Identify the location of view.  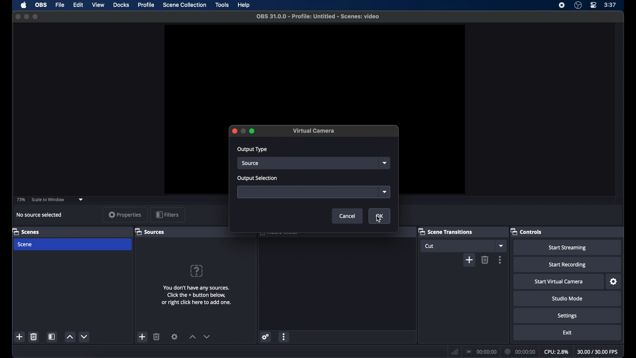
(98, 5).